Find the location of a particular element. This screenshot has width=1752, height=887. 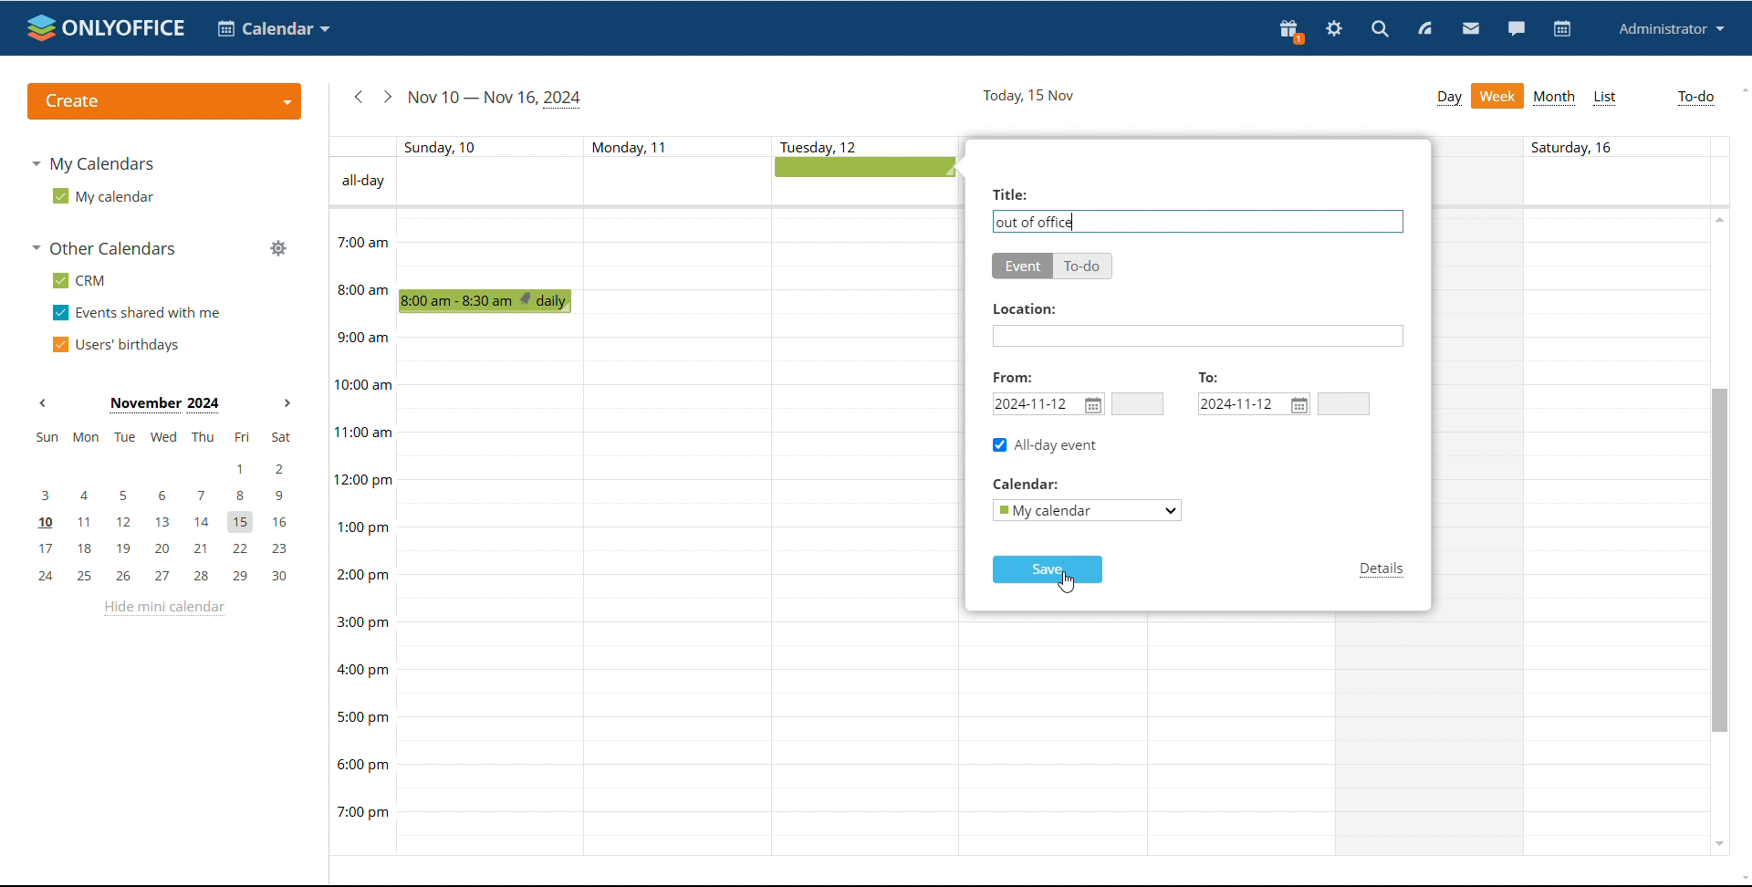

my calendar is located at coordinates (103, 196).